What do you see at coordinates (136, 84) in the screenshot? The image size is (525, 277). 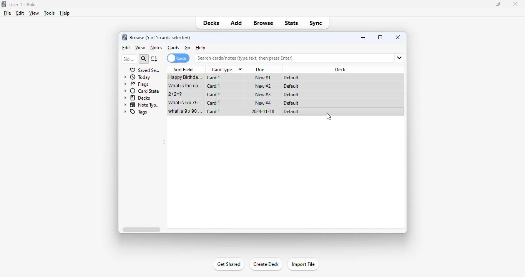 I see `flags` at bounding box center [136, 84].